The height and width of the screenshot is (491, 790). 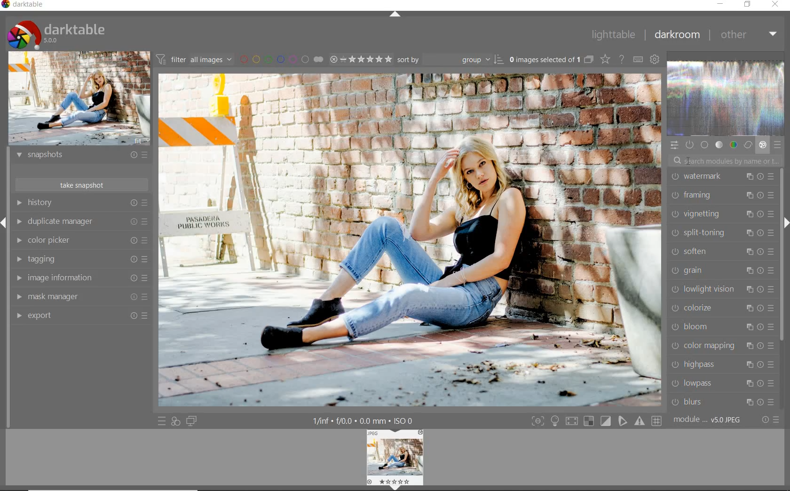 What do you see at coordinates (410, 240) in the screenshot?
I see `selected image` at bounding box center [410, 240].